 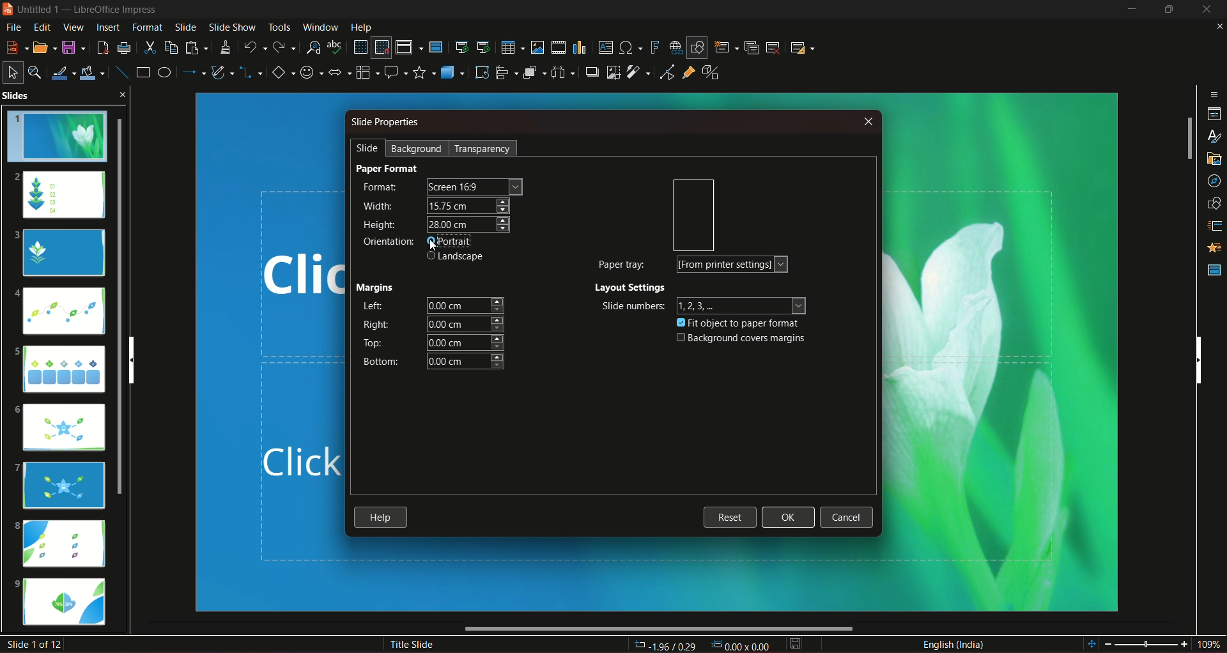 What do you see at coordinates (63, 484) in the screenshot?
I see `slide 7` at bounding box center [63, 484].